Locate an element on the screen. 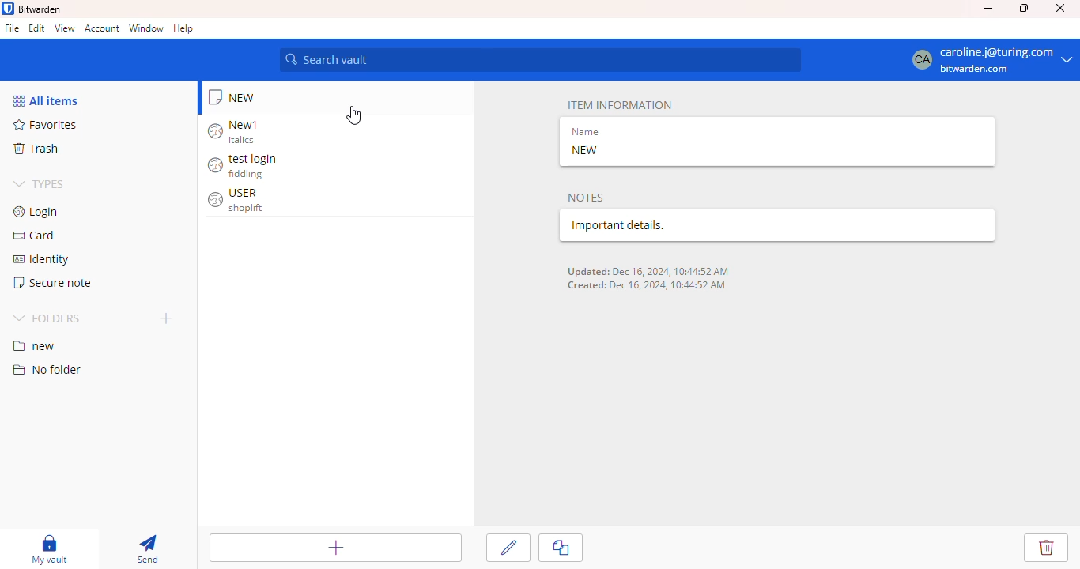  item information is located at coordinates (621, 104).